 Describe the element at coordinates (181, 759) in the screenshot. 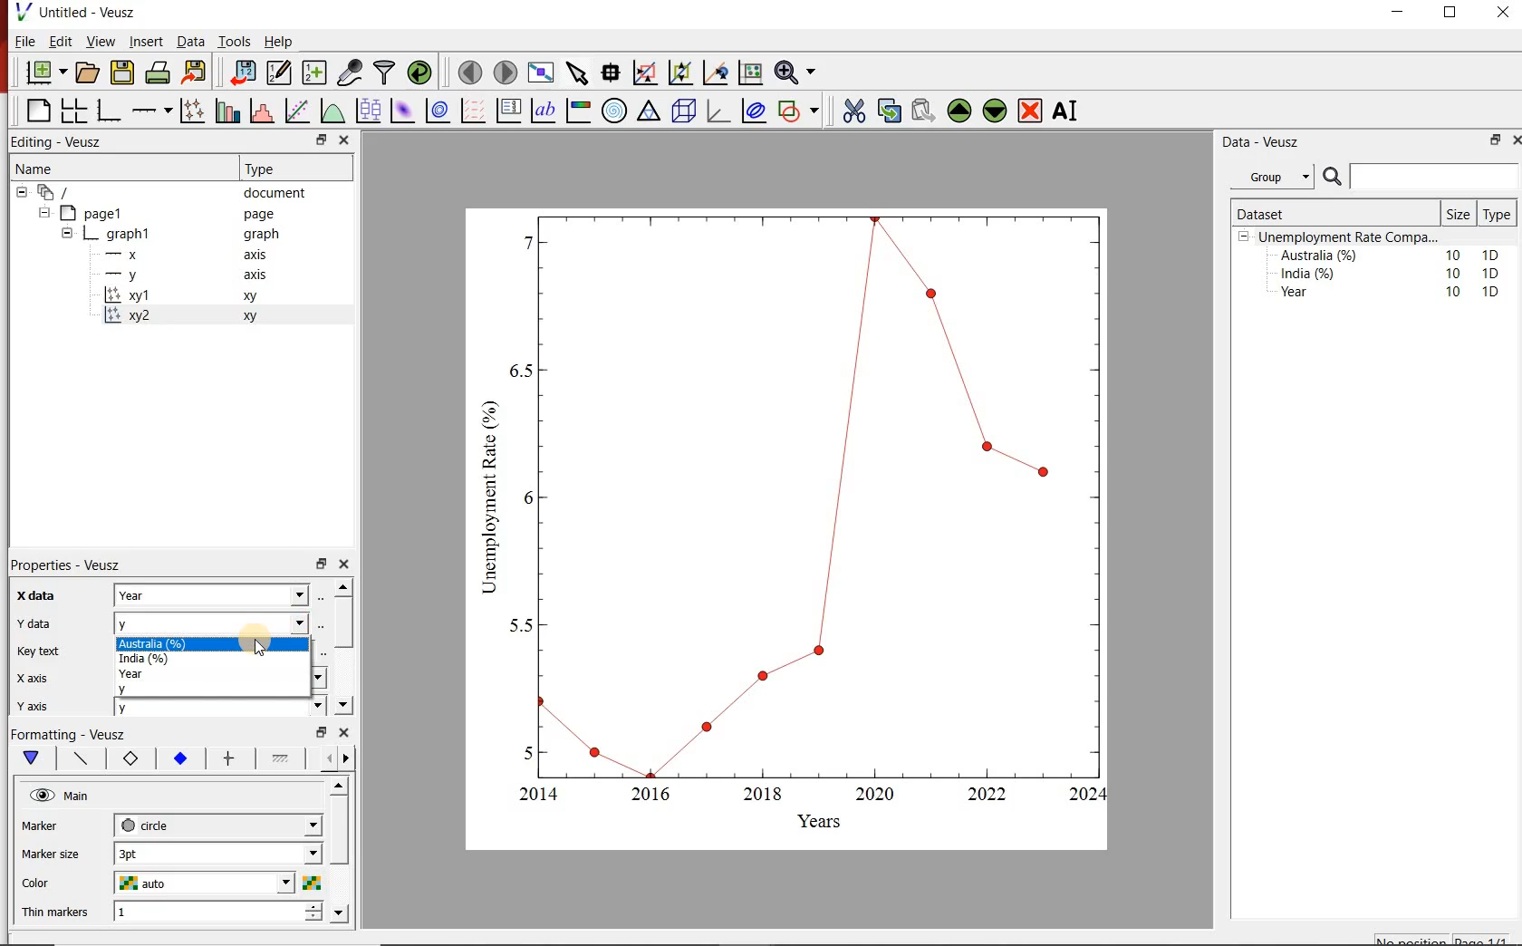

I see `marker fill ` at that location.